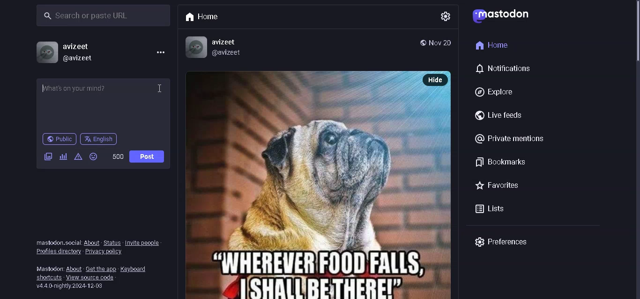 Image resolution: width=640 pixels, height=299 pixels. I want to click on home, so click(491, 44).